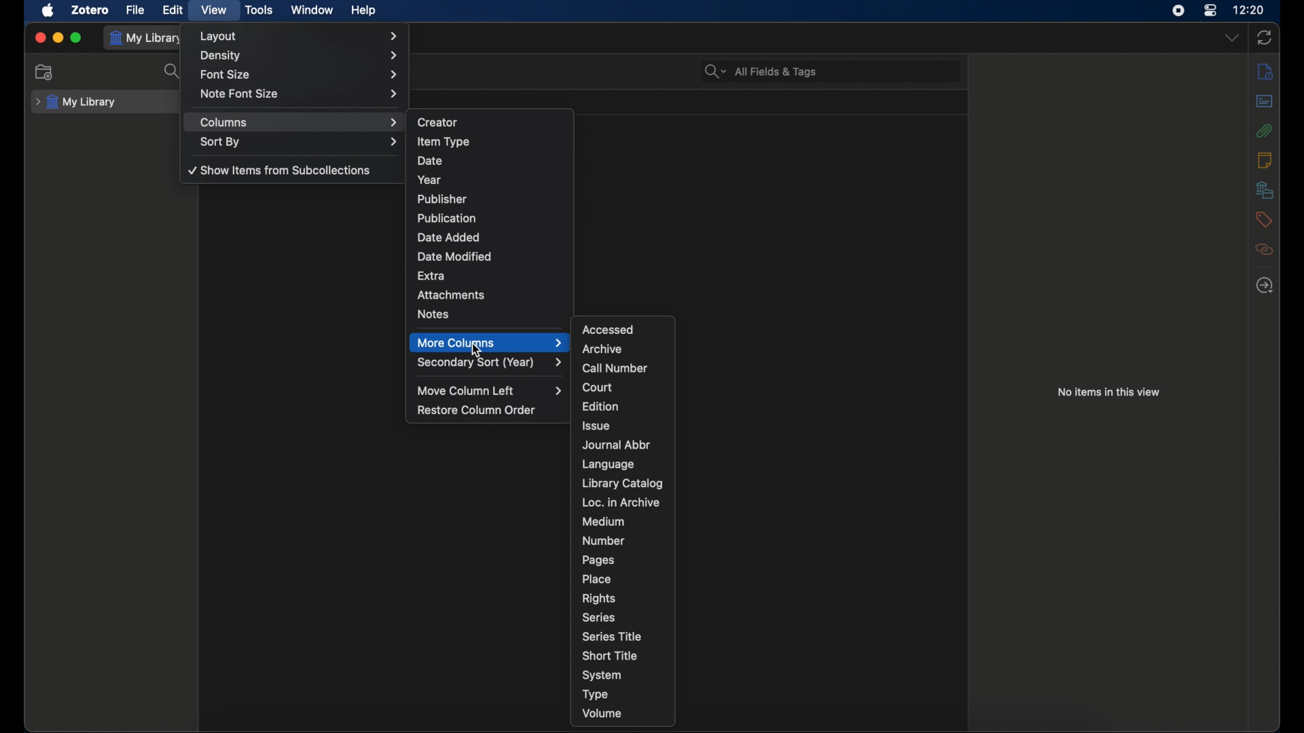 The height and width of the screenshot is (733, 1304). What do you see at coordinates (622, 483) in the screenshot?
I see `library catalog` at bounding box center [622, 483].